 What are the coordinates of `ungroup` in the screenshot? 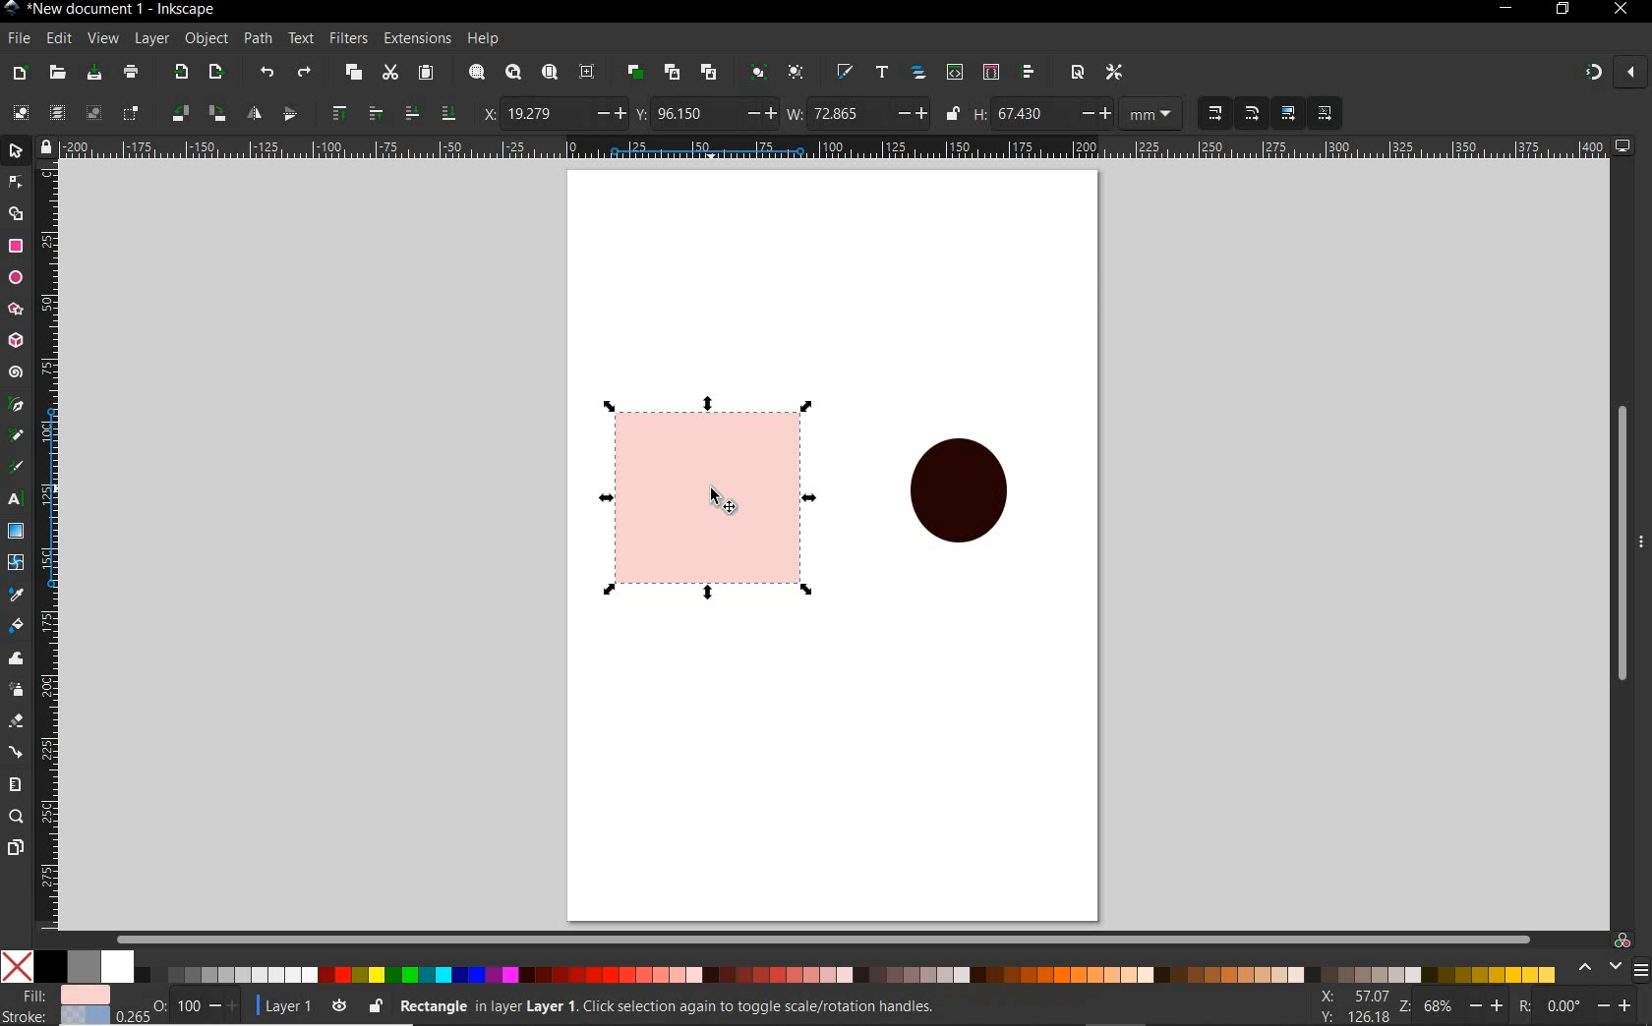 It's located at (796, 72).